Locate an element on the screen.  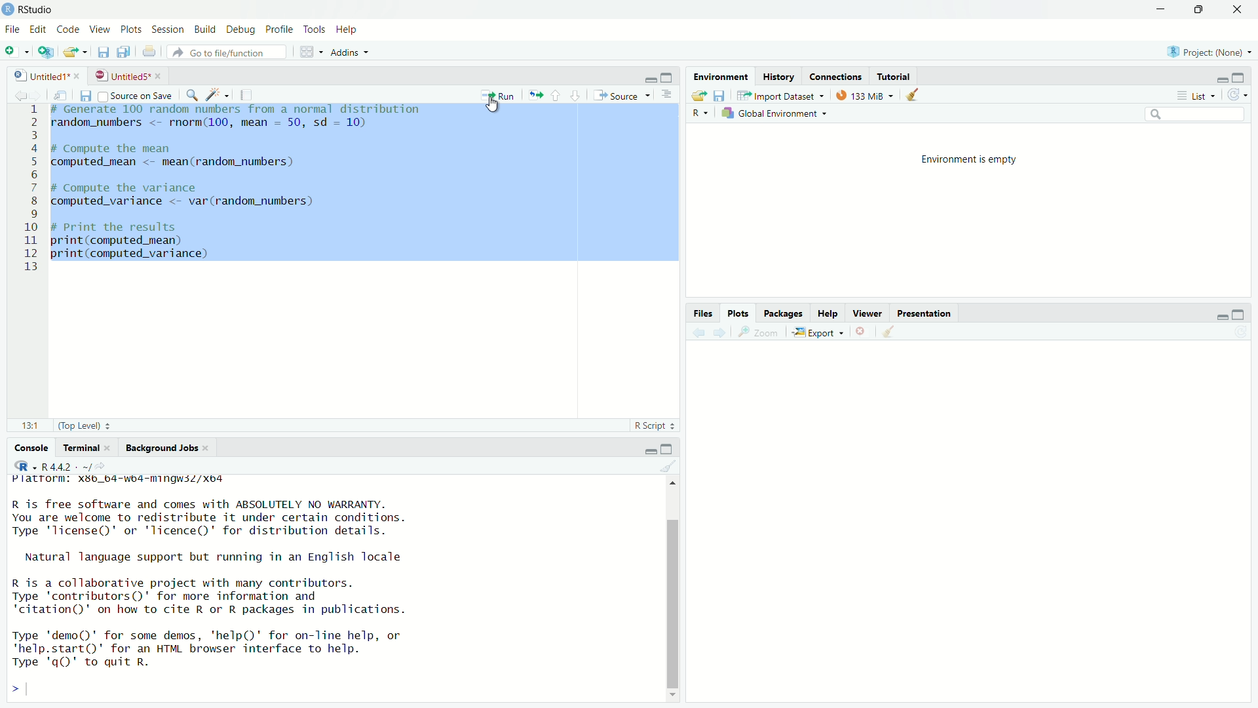
source is located at coordinates (624, 95).